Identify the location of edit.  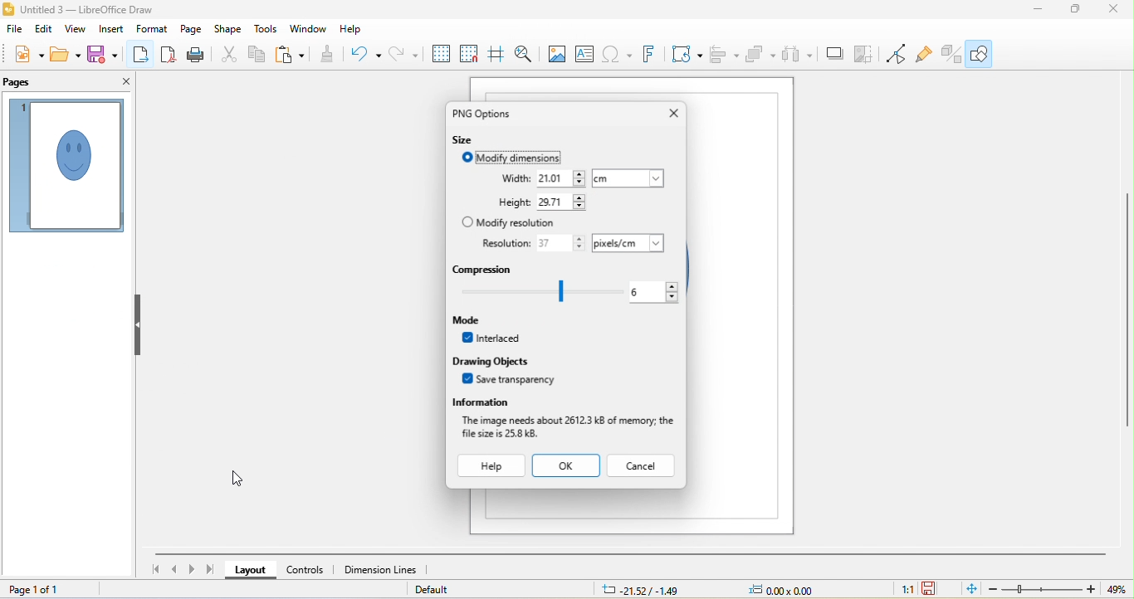
(44, 30).